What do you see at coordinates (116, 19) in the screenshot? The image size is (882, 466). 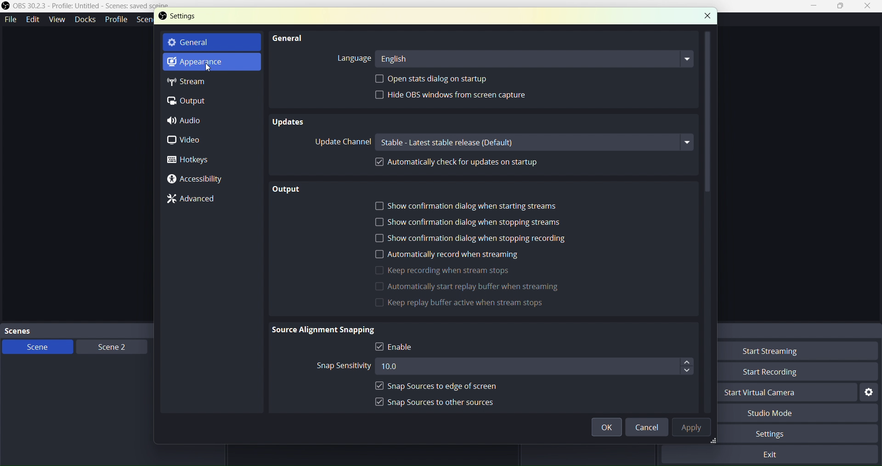 I see `Profile` at bounding box center [116, 19].